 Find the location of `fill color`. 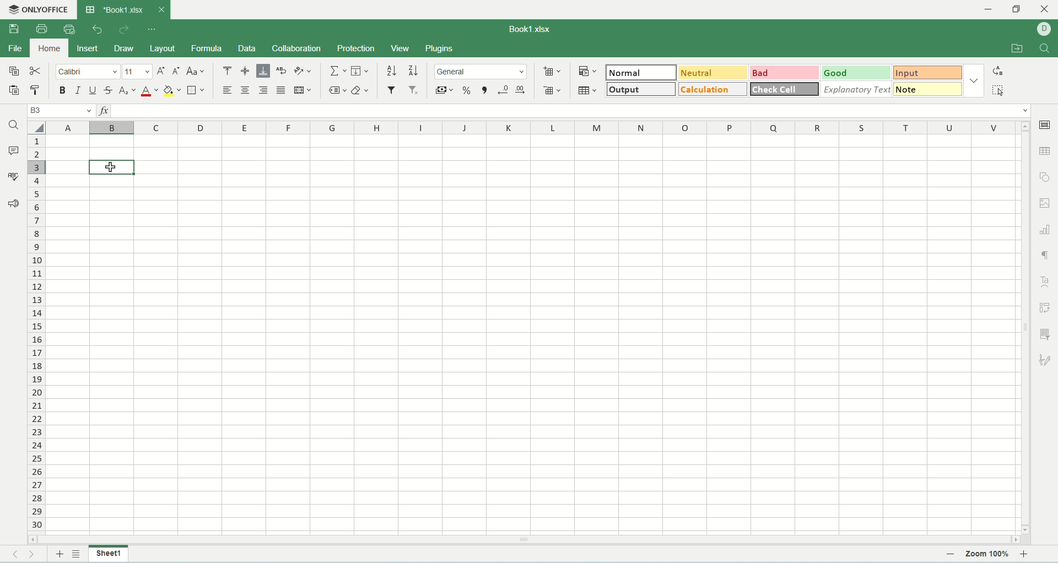

fill color is located at coordinates (172, 91).